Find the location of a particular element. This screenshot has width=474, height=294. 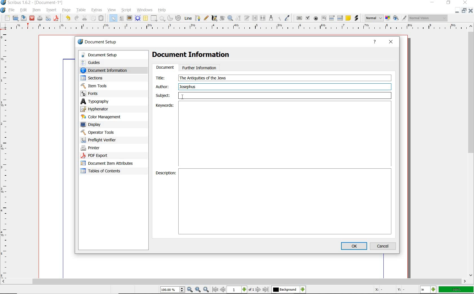

color management is located at coordinates (102, 117).